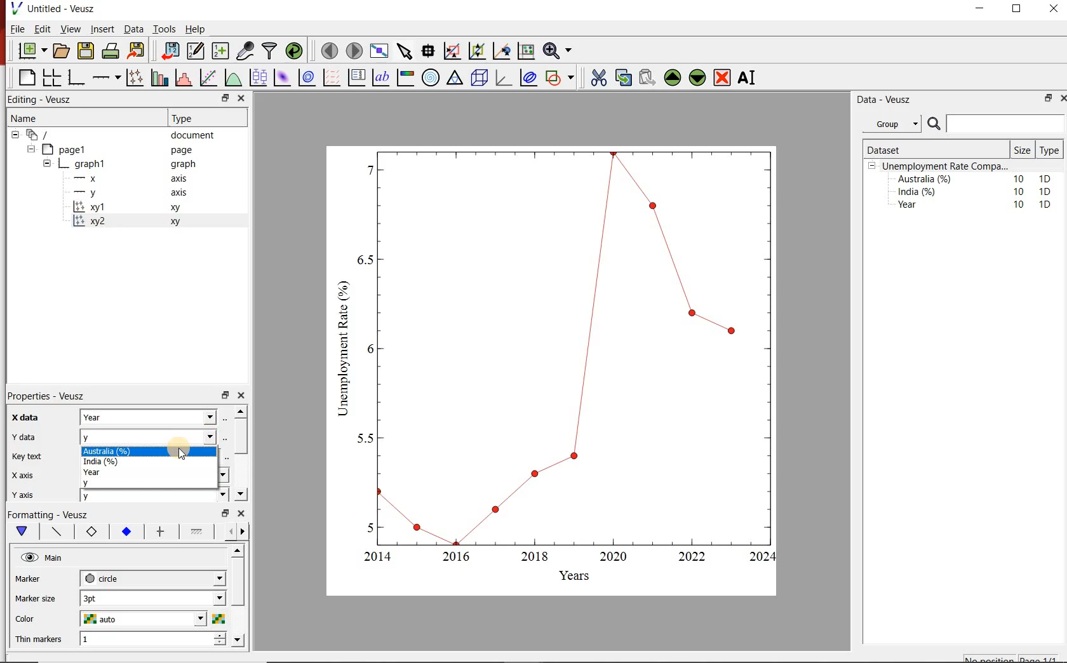 The height and width of the screenshot is (663, 1067). Describe the element at coordinates (77, 77) in the screenshot. I see `base graphs` at that location.